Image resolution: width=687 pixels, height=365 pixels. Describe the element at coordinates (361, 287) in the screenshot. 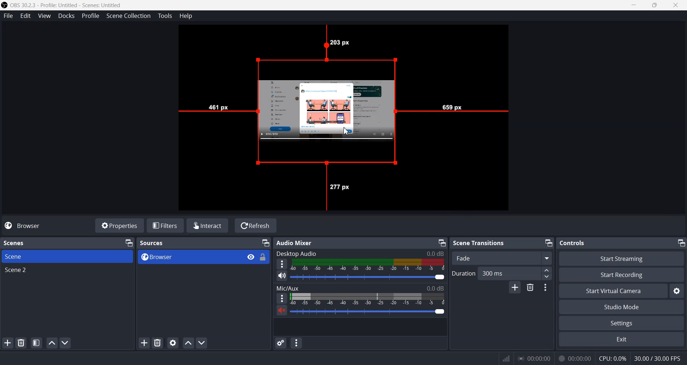

I see `Mic/aux` at that location.